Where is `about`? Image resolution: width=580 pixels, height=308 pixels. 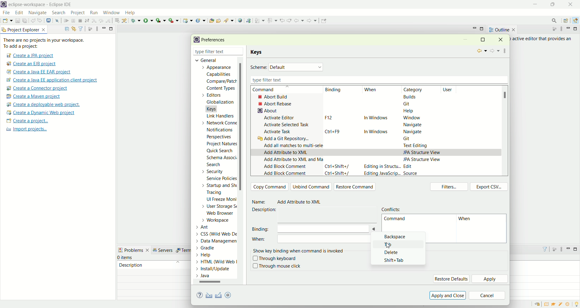
about is located at coordinates (266, 111).